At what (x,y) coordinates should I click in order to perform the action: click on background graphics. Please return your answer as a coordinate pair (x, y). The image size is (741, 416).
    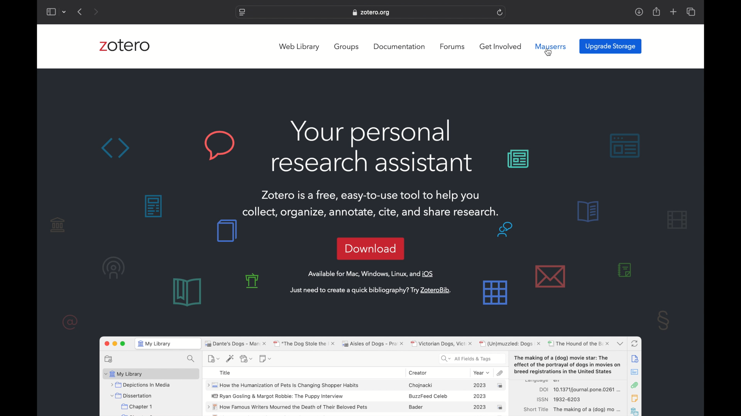
    Looking at the image, I should click on (203, 263).